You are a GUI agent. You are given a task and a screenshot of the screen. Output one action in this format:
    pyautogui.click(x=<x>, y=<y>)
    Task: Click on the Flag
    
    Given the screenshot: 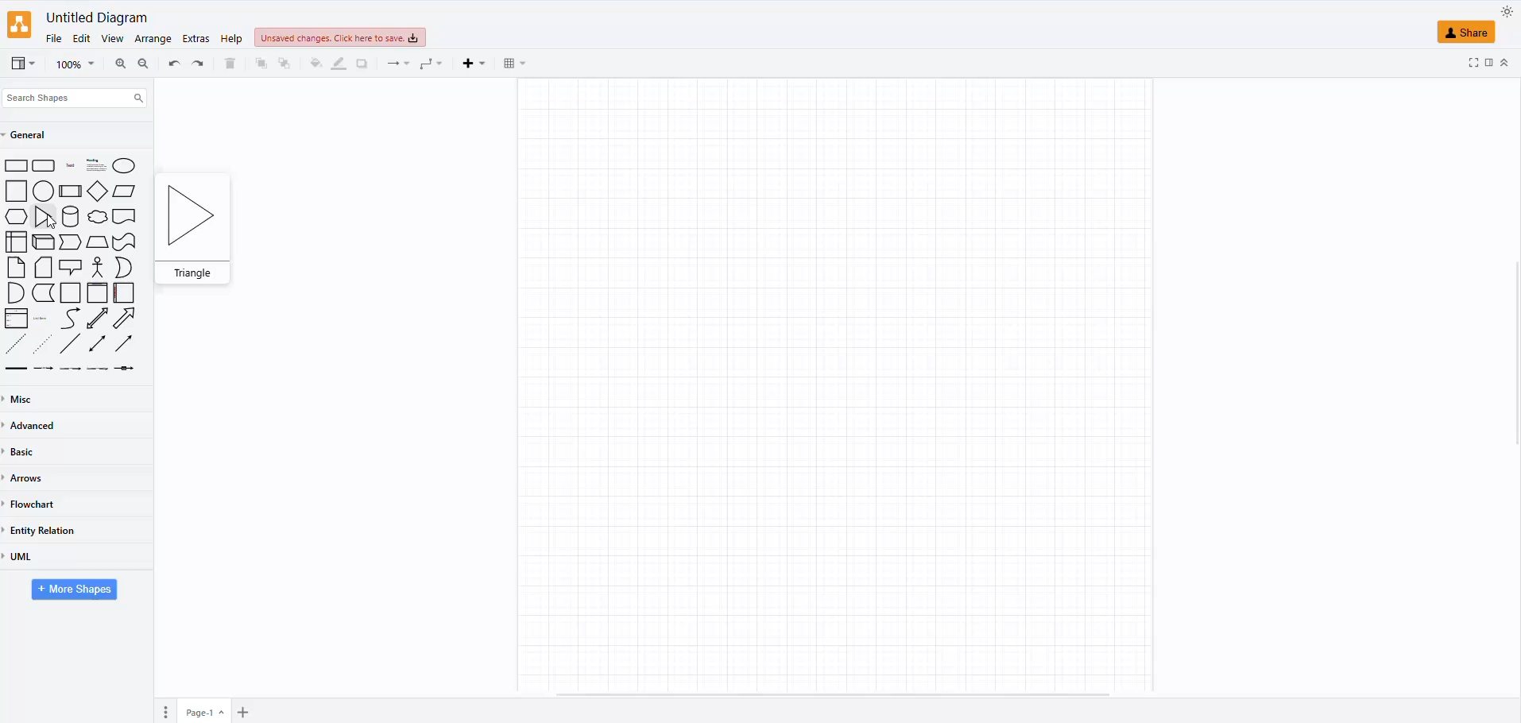 What is the action you would take?
    pyautogui.click(x=125, y=243)
    